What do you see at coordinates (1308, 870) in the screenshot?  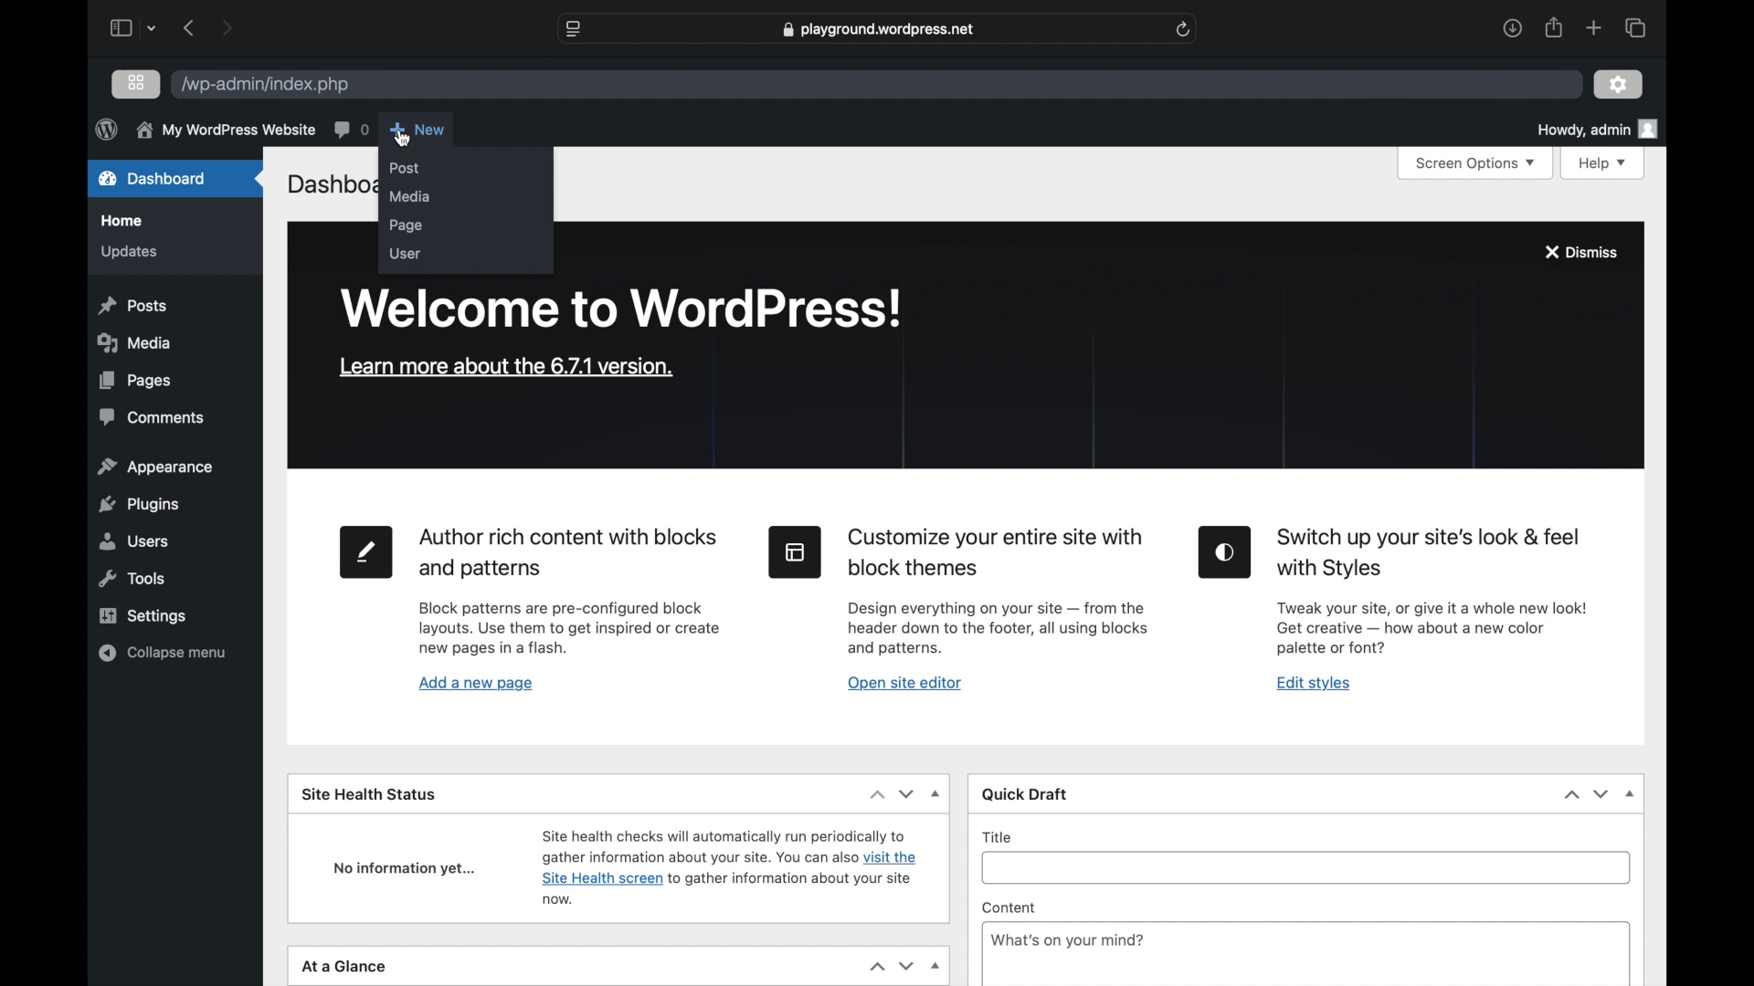 I see `title input` at bounding box center [1308, 870].